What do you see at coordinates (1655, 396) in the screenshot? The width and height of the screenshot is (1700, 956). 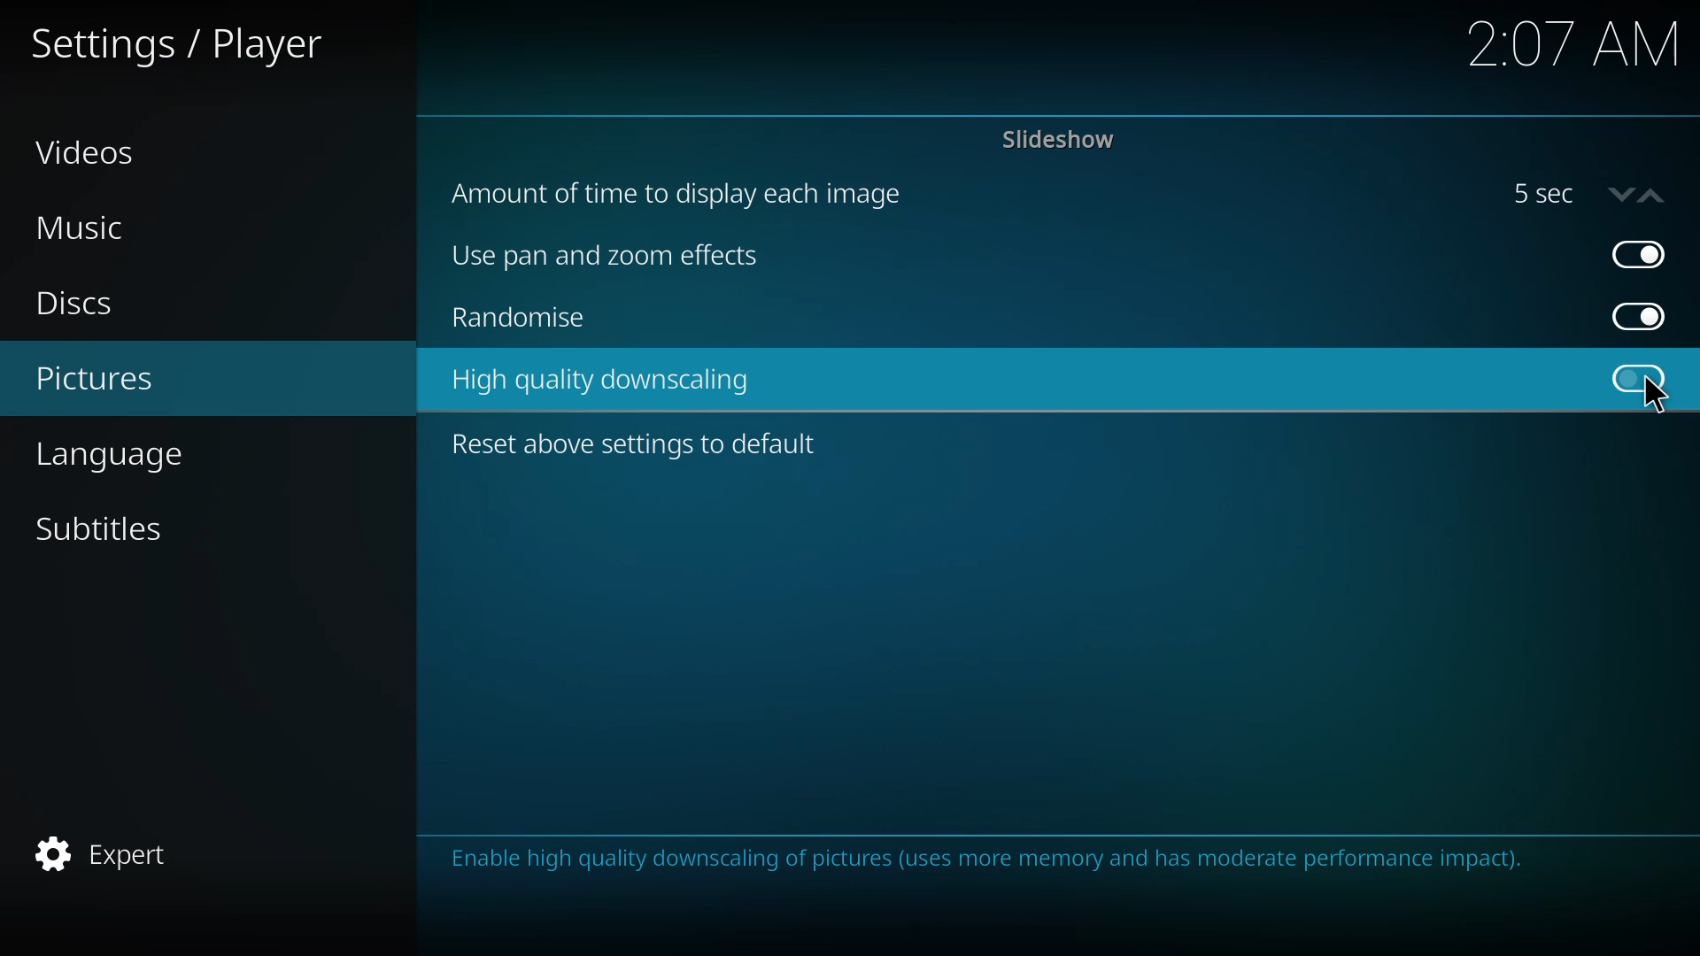 I see `cursor` at bounding box center [1655, 396].